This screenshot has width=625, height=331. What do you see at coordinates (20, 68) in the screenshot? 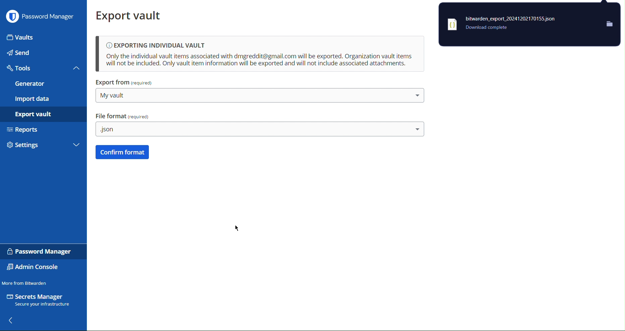
I see `Tools` at bounding box center [20, 68].